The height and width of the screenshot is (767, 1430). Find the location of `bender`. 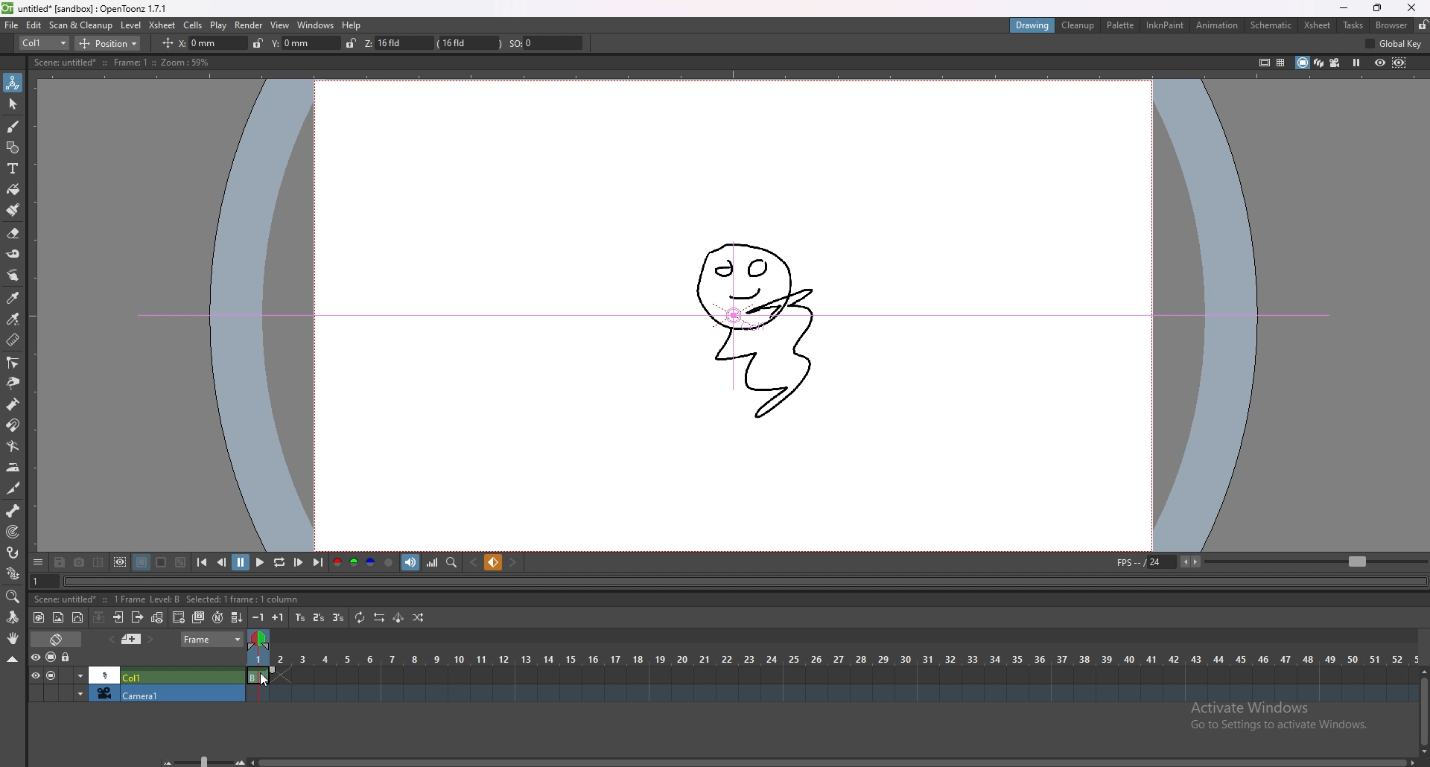

bender is located at coordinates (13, 445).